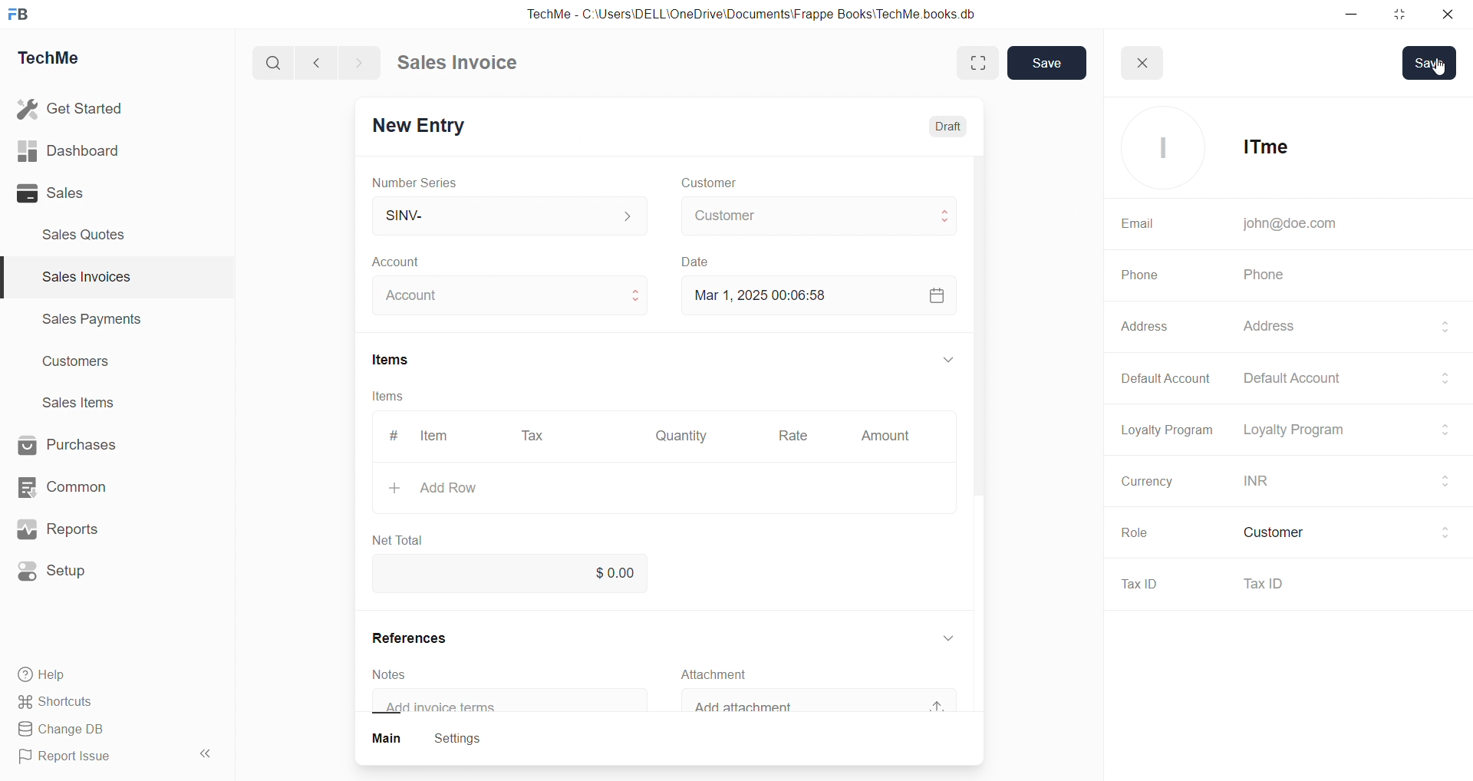 The image size is (1473, 781). I want to click on Sales Quotes, so click(90, 234).